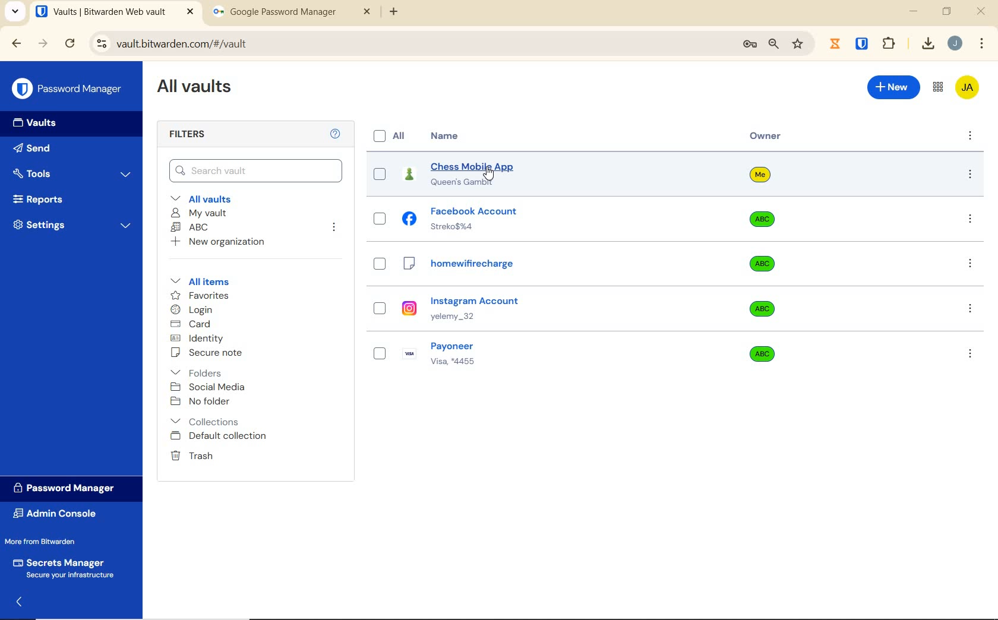  Describe the element at coordinates (915, 11) in the screenshot. I see `minimize` at that location.